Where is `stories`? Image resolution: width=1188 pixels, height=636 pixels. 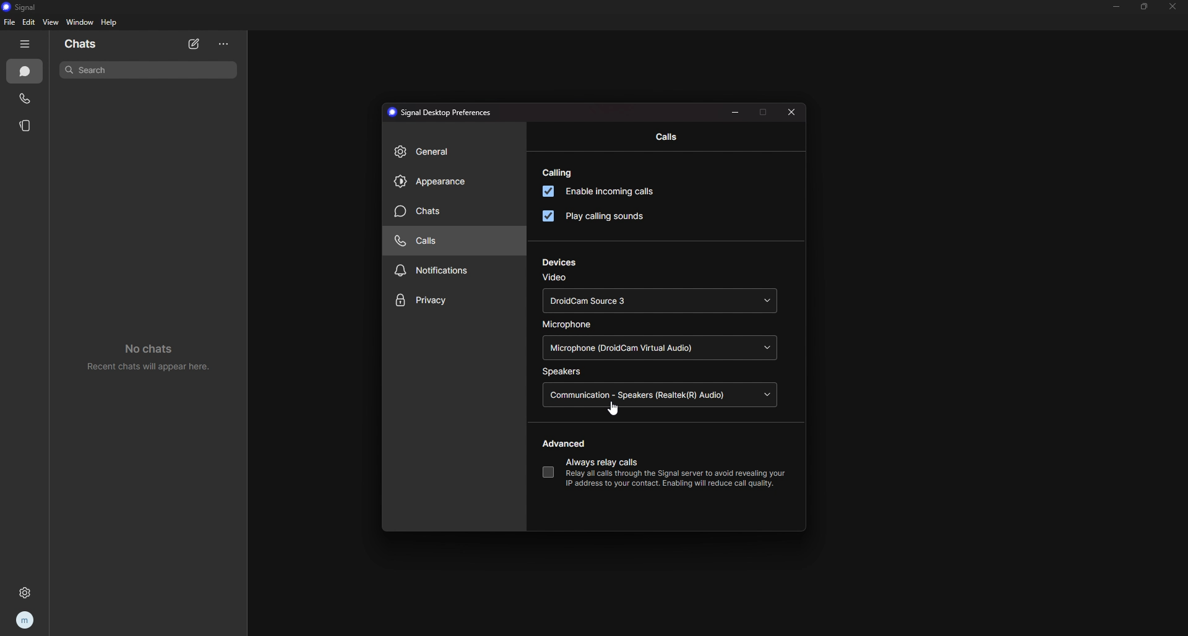 stories is located at coordinates (27, 126).